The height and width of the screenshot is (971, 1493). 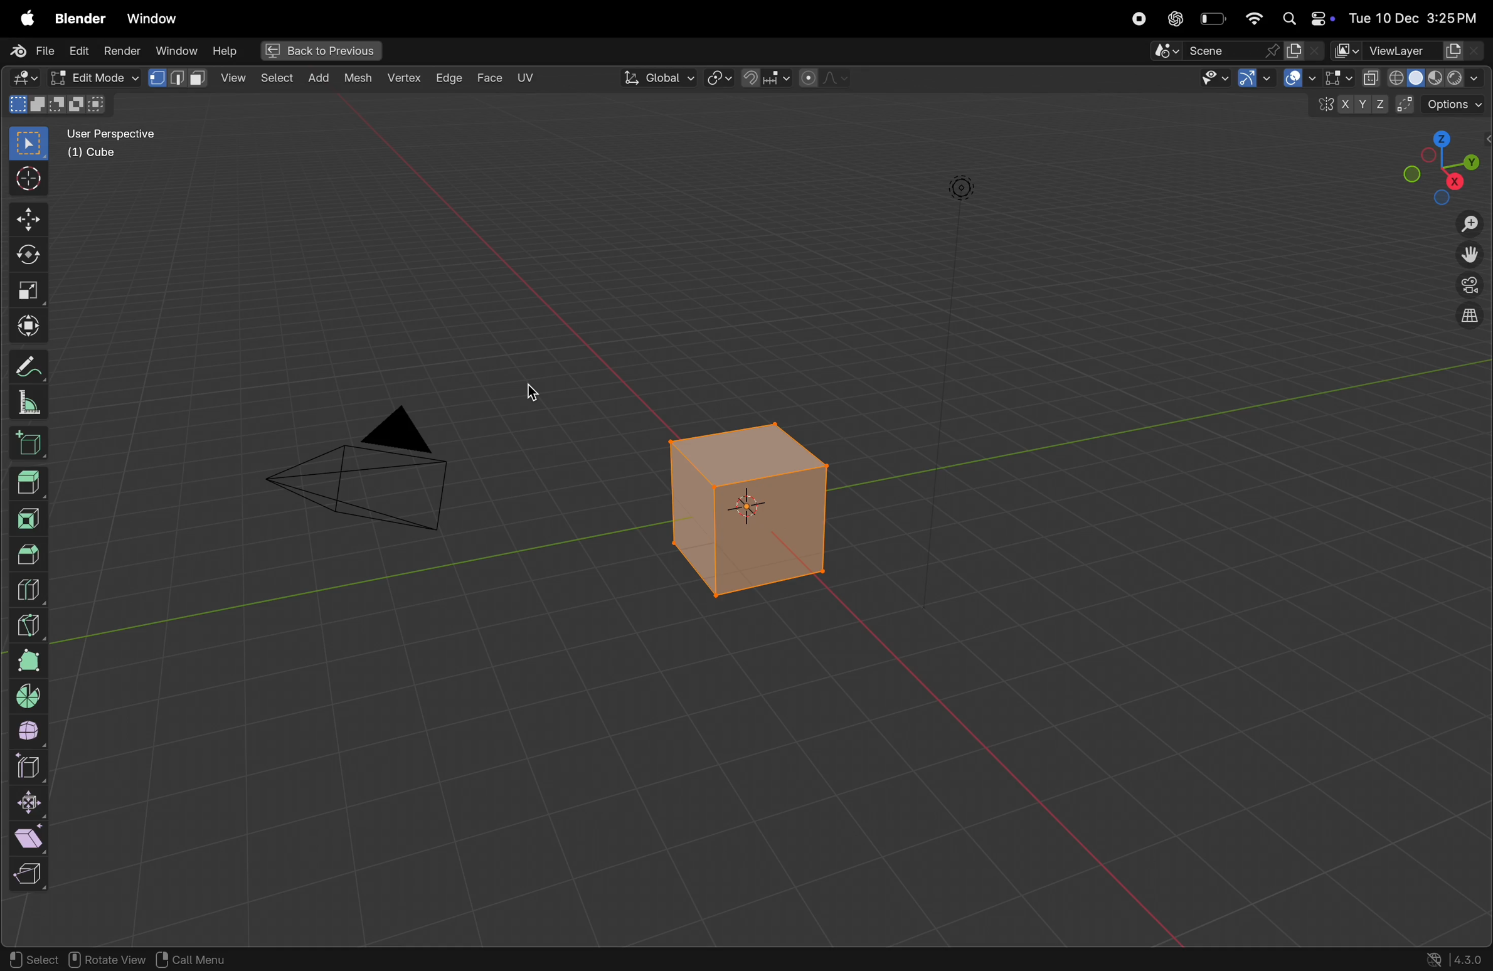 What do you see at coordinates (543, 398) in the screenshot?
I see `cursor` at bounding box center [543, 398].